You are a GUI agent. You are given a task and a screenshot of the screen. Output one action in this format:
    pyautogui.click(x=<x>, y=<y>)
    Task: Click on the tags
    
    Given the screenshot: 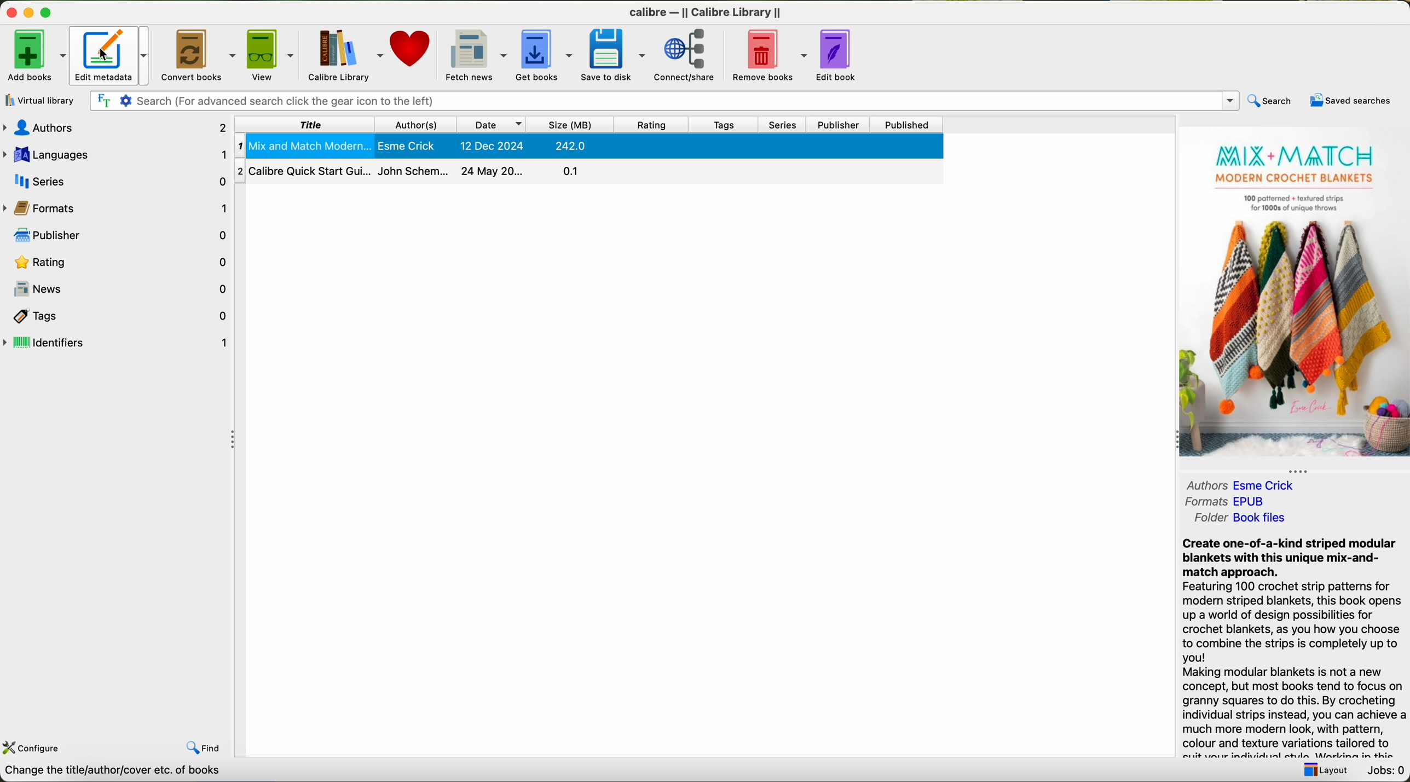 What is the action you would take?
    pyautogui.click(x=116, y=316)
    